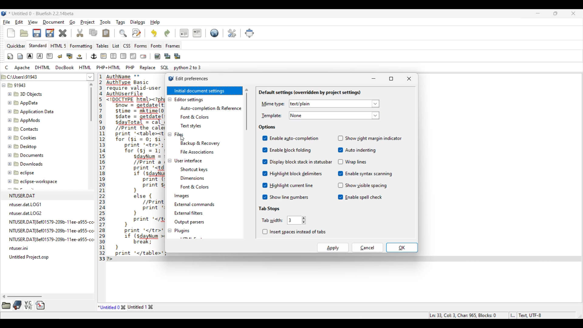 The width and height of the screenshot is (583, 328). I want to click on Software logo, so click(4, 13).